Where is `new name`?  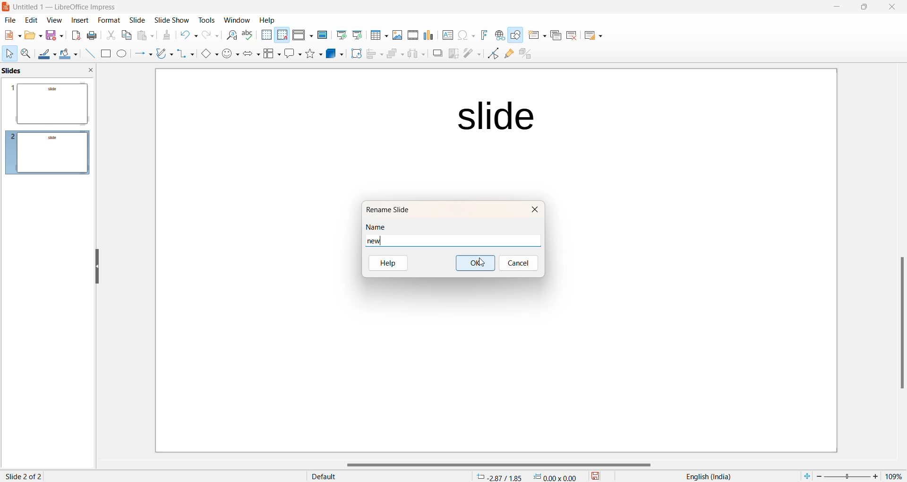 new name is located at coordinates (383, 240).